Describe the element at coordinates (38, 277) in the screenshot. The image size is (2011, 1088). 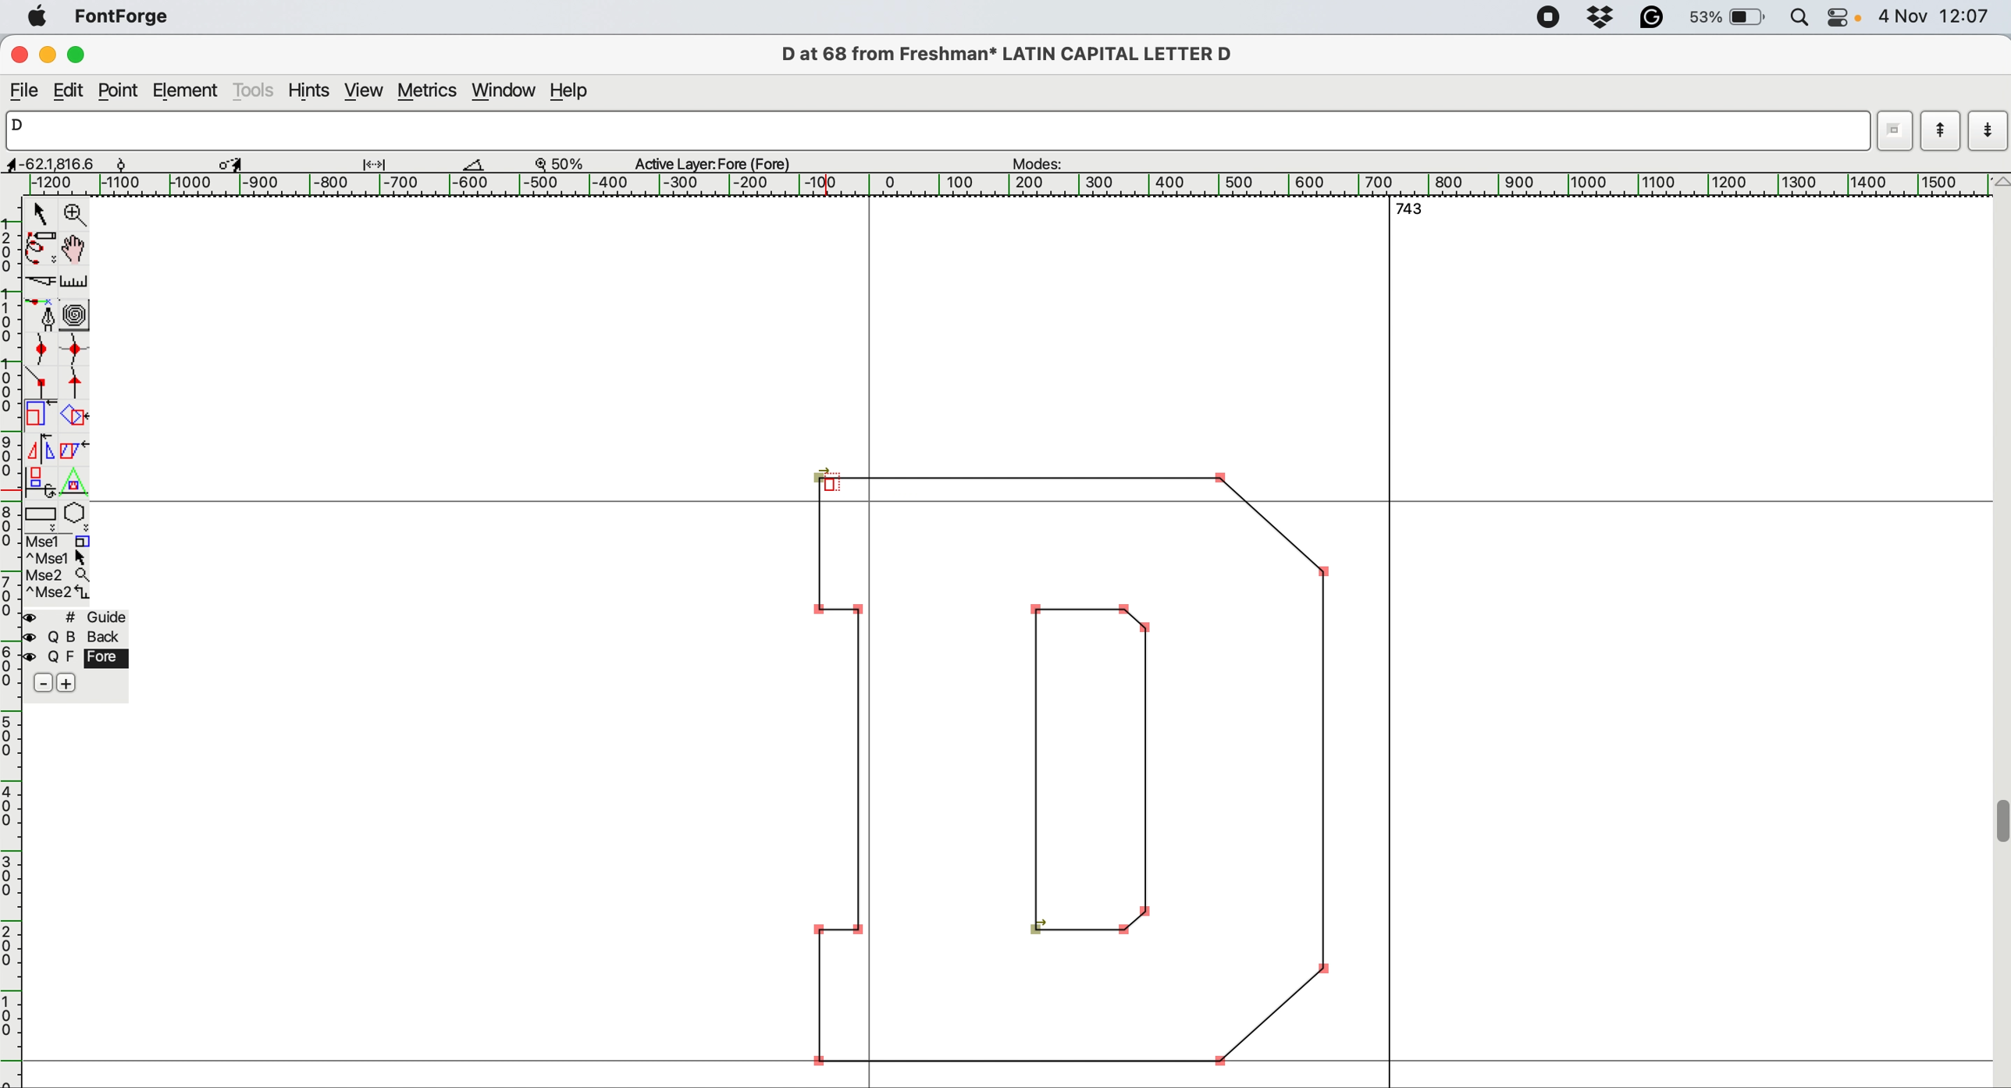
I see `cut splines in two` at that location.